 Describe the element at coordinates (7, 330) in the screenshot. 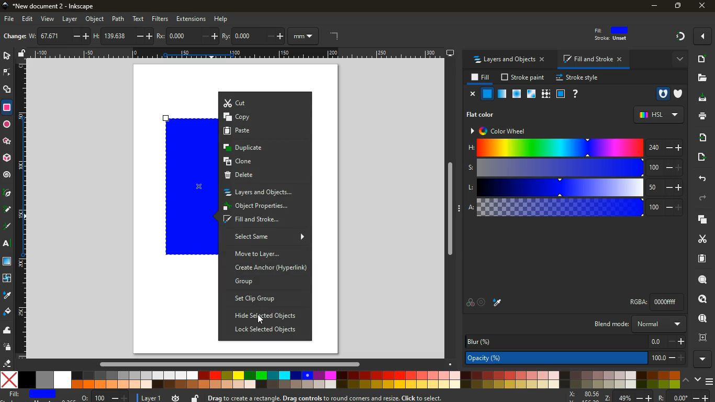

I see `wave` at that location.